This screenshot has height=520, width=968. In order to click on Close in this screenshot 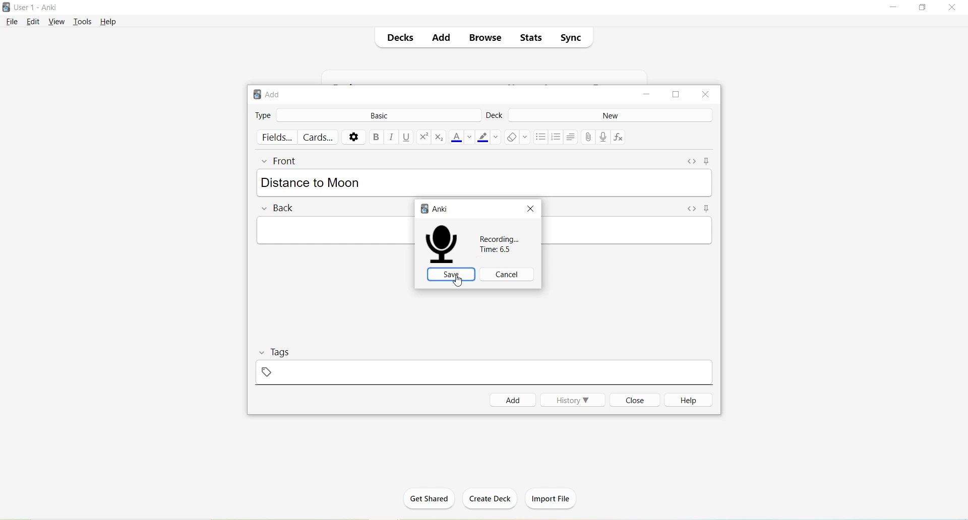, I will do `click(530, 208)`.